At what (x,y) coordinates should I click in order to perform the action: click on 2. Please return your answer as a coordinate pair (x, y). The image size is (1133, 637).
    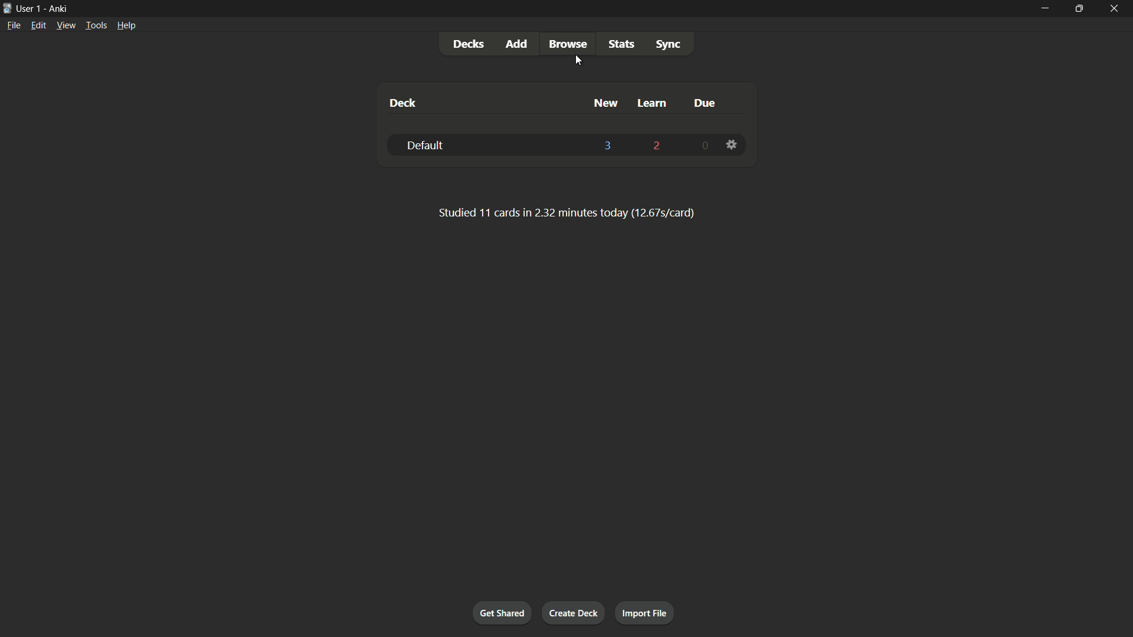
    Looking at the image, I should click on (657, 145).